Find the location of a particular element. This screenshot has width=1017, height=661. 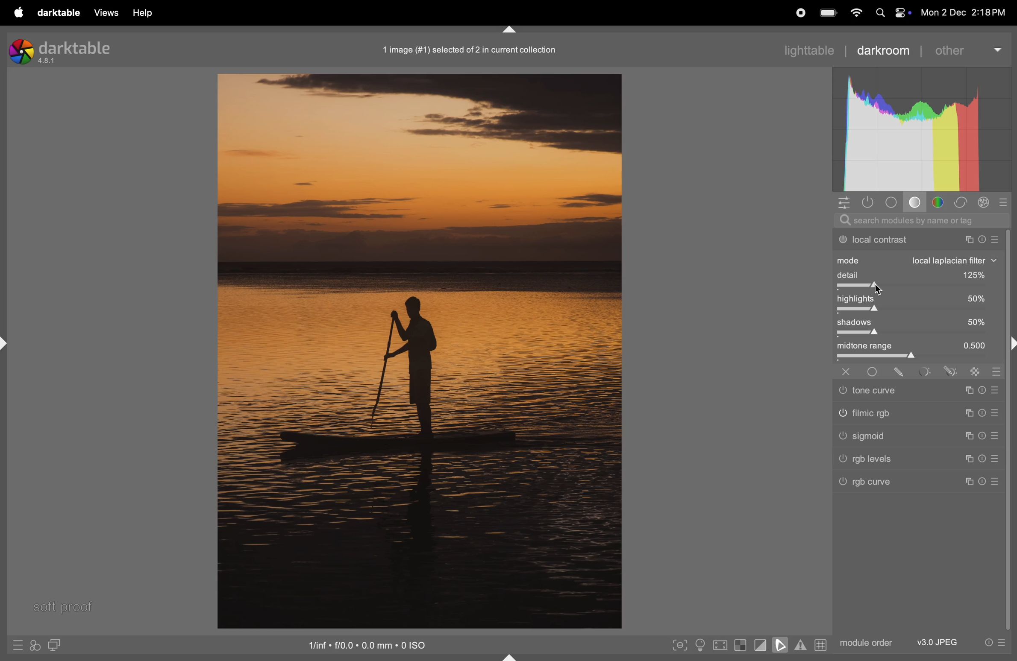

effect is located at coordinates (984, 202).